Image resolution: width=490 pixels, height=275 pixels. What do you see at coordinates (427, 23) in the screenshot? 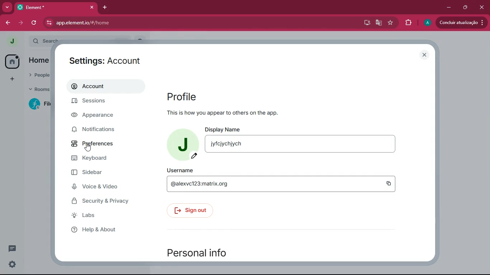
I see `a` at bounding box center [427, 23].